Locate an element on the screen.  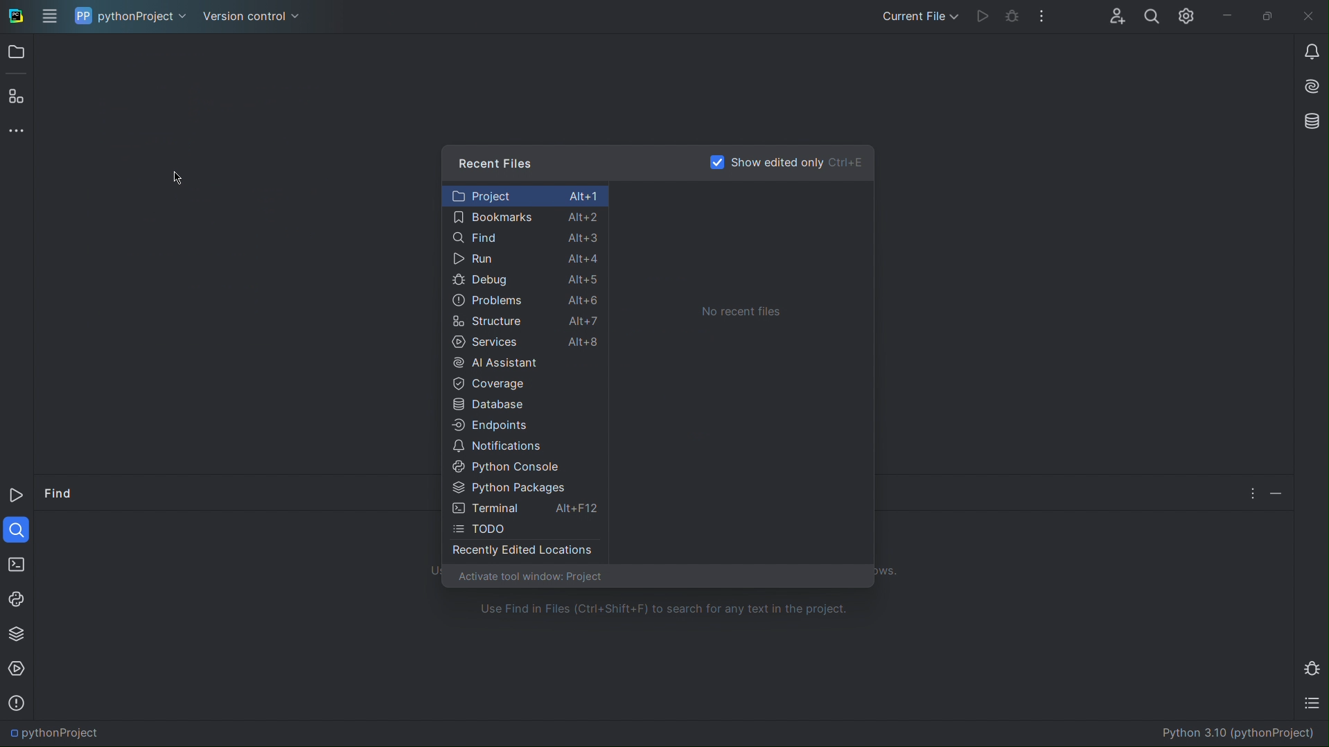
AI Assistant is located at coordinates (1309, 88).